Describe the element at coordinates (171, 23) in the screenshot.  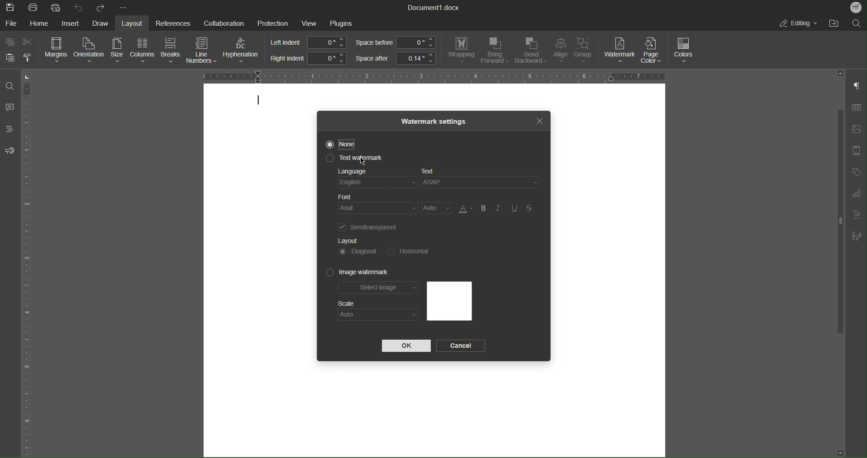
I see `References` at that location.